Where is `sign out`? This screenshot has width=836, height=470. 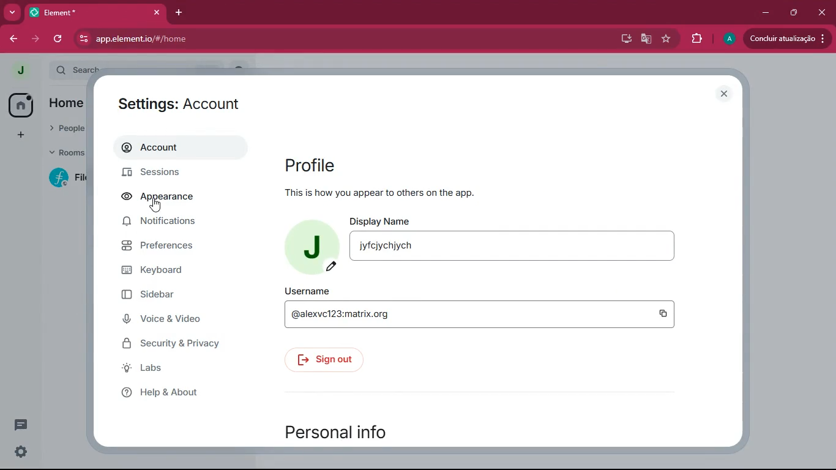
sign out is located at coordinates (327, 359).